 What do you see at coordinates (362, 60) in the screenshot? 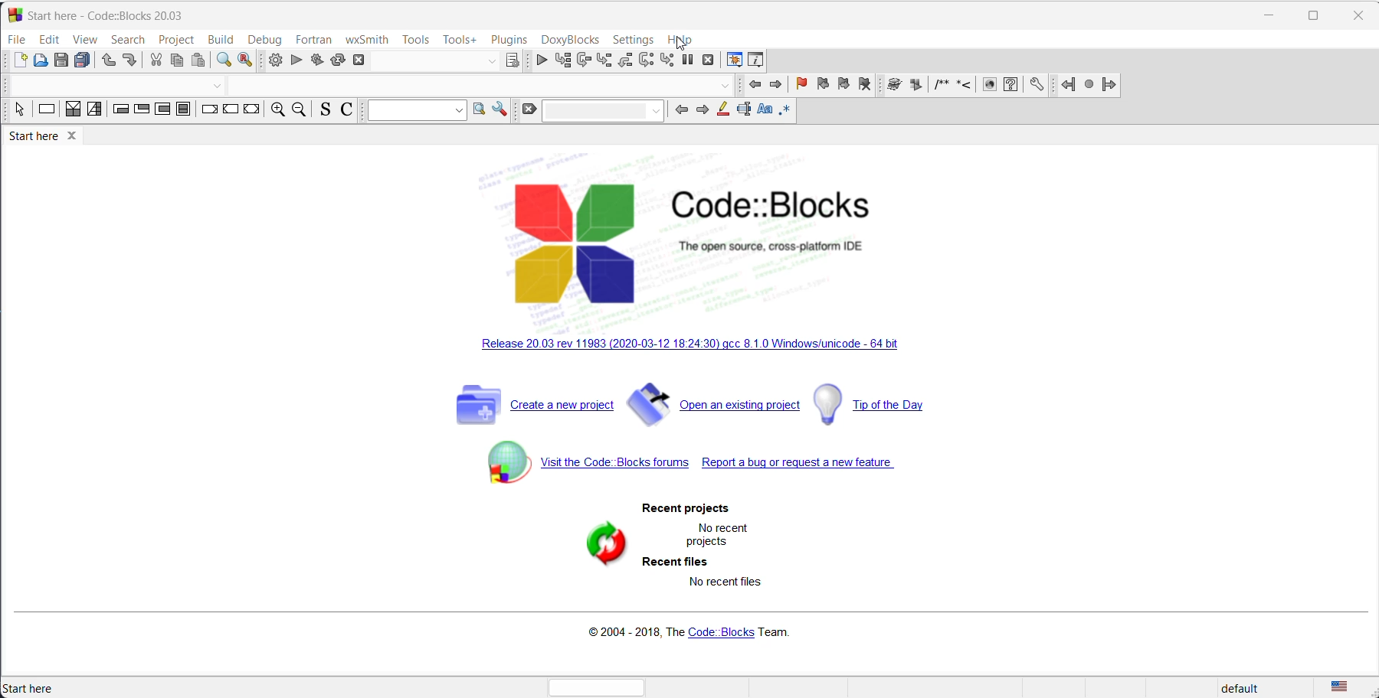
I see `close` at bounding box center [362, 60].